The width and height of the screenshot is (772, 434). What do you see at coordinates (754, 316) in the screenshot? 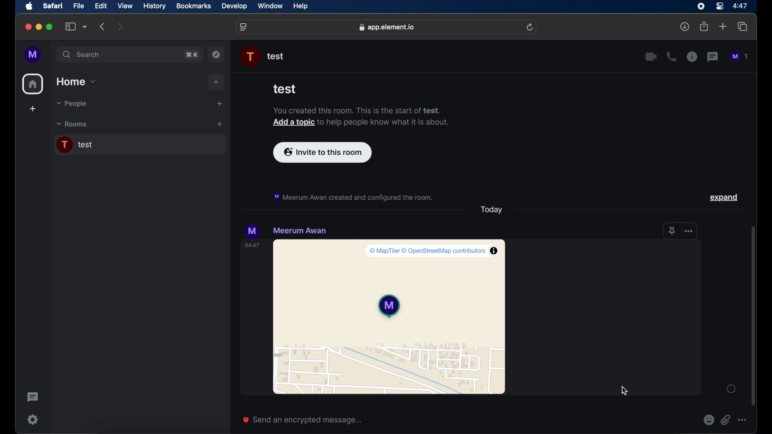
I see `scroll box` at bounding box center [754, 316].